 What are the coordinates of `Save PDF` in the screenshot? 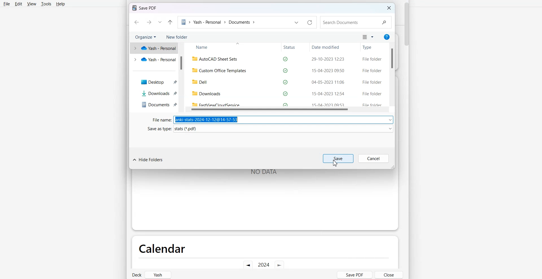 It's located at (354, 274).